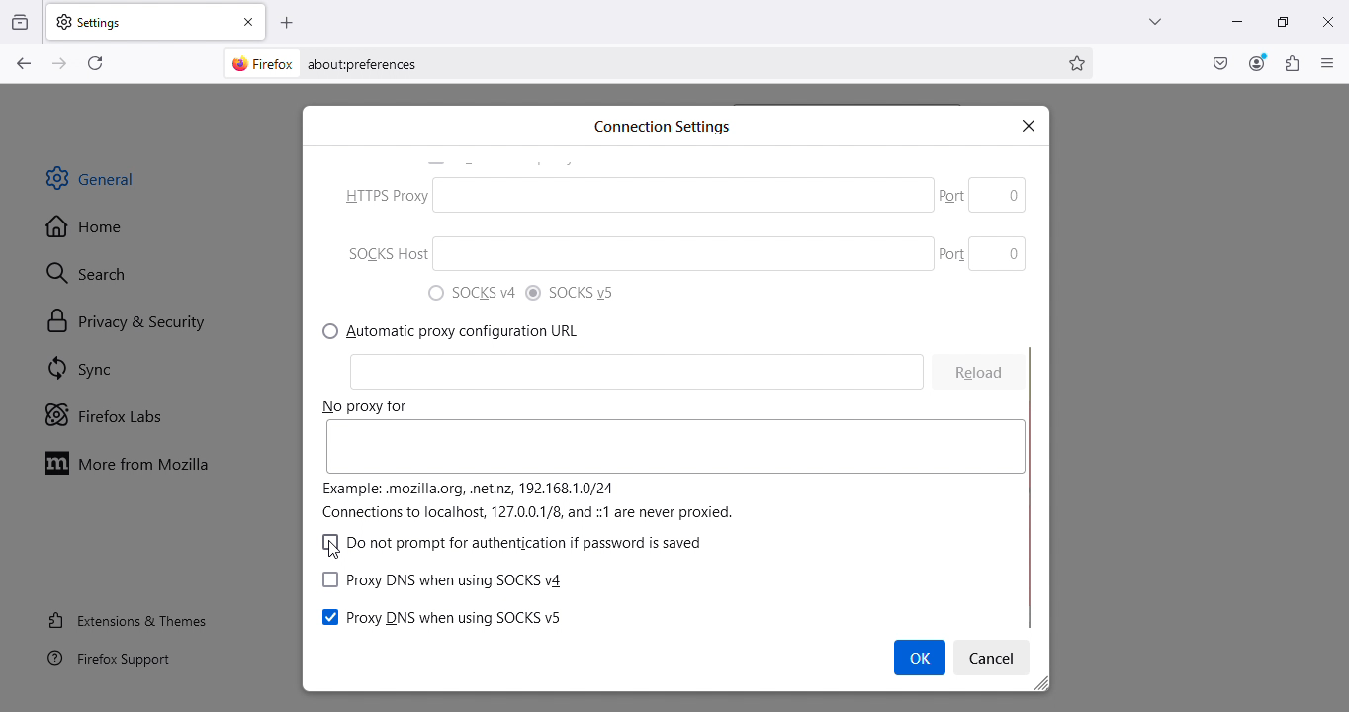 The width and height of the screenshot is (1349, 712). Describe the element at coordinates (1340, 87) in the screenshot. I see `move up` at that location.